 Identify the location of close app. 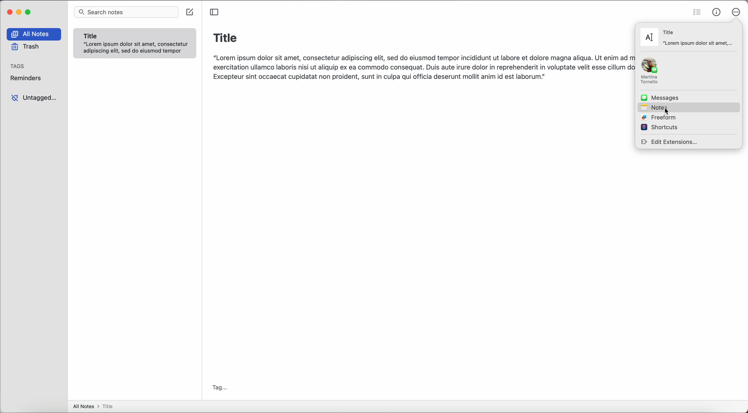
(9, 11).